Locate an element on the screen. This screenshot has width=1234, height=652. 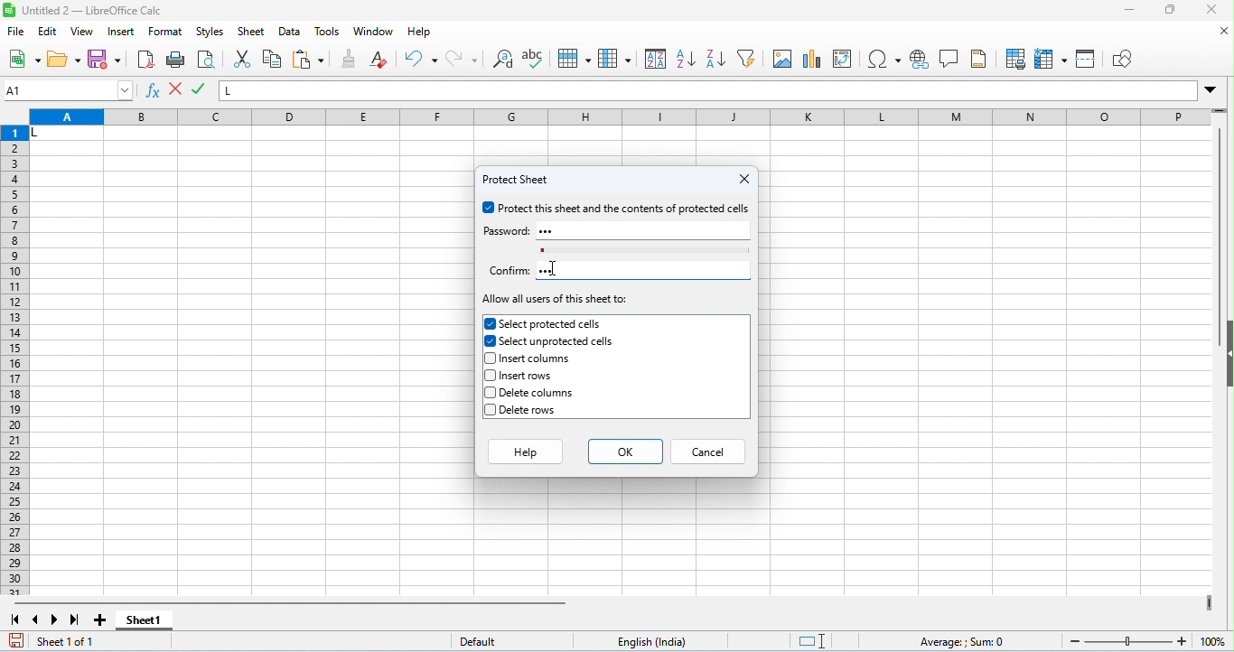
accept is located at coordinates (177, 90).